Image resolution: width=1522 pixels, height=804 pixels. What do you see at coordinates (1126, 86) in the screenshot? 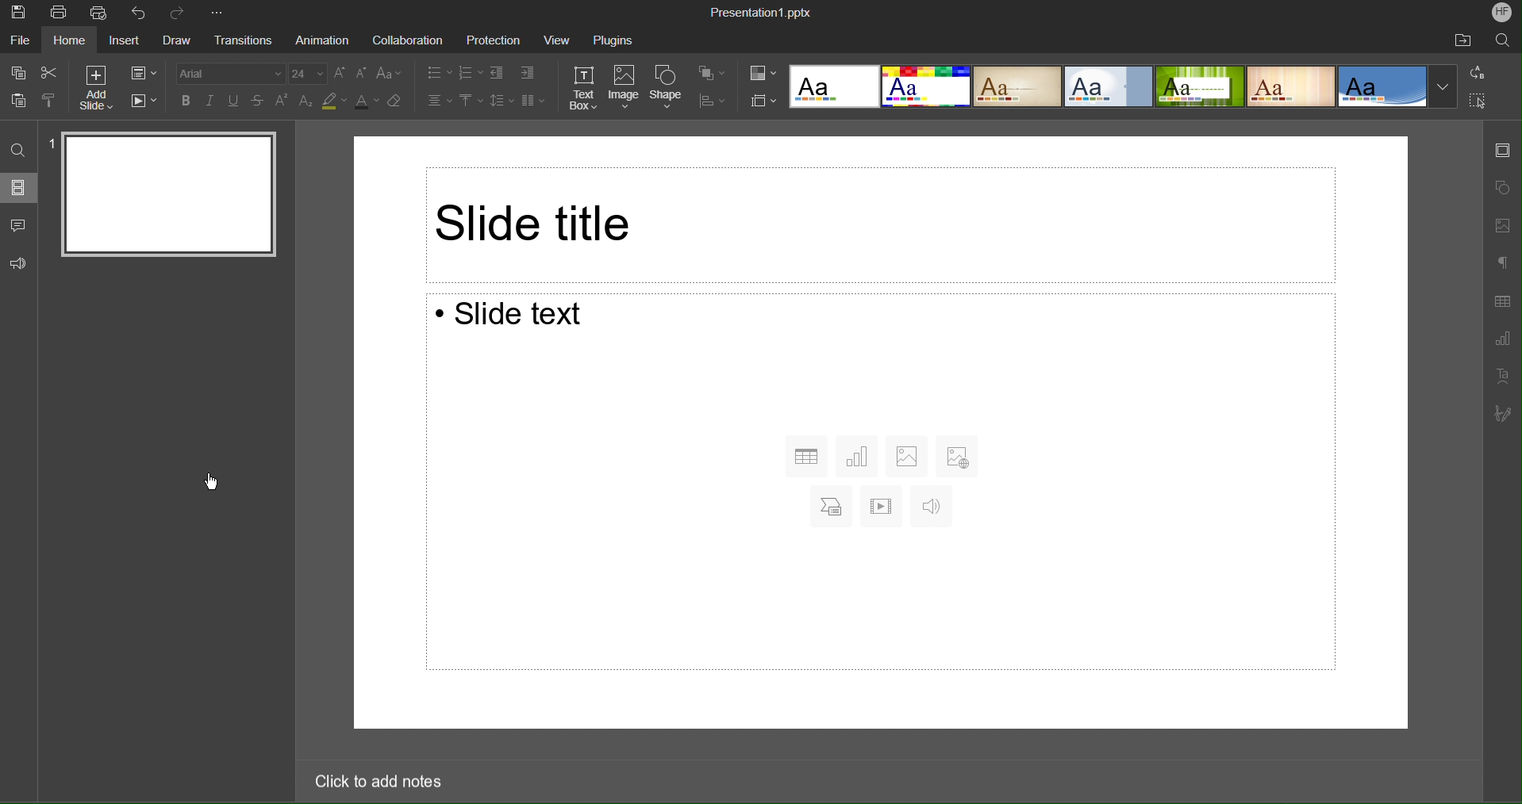
I see `Templates` at bounding box center [1126, 86].